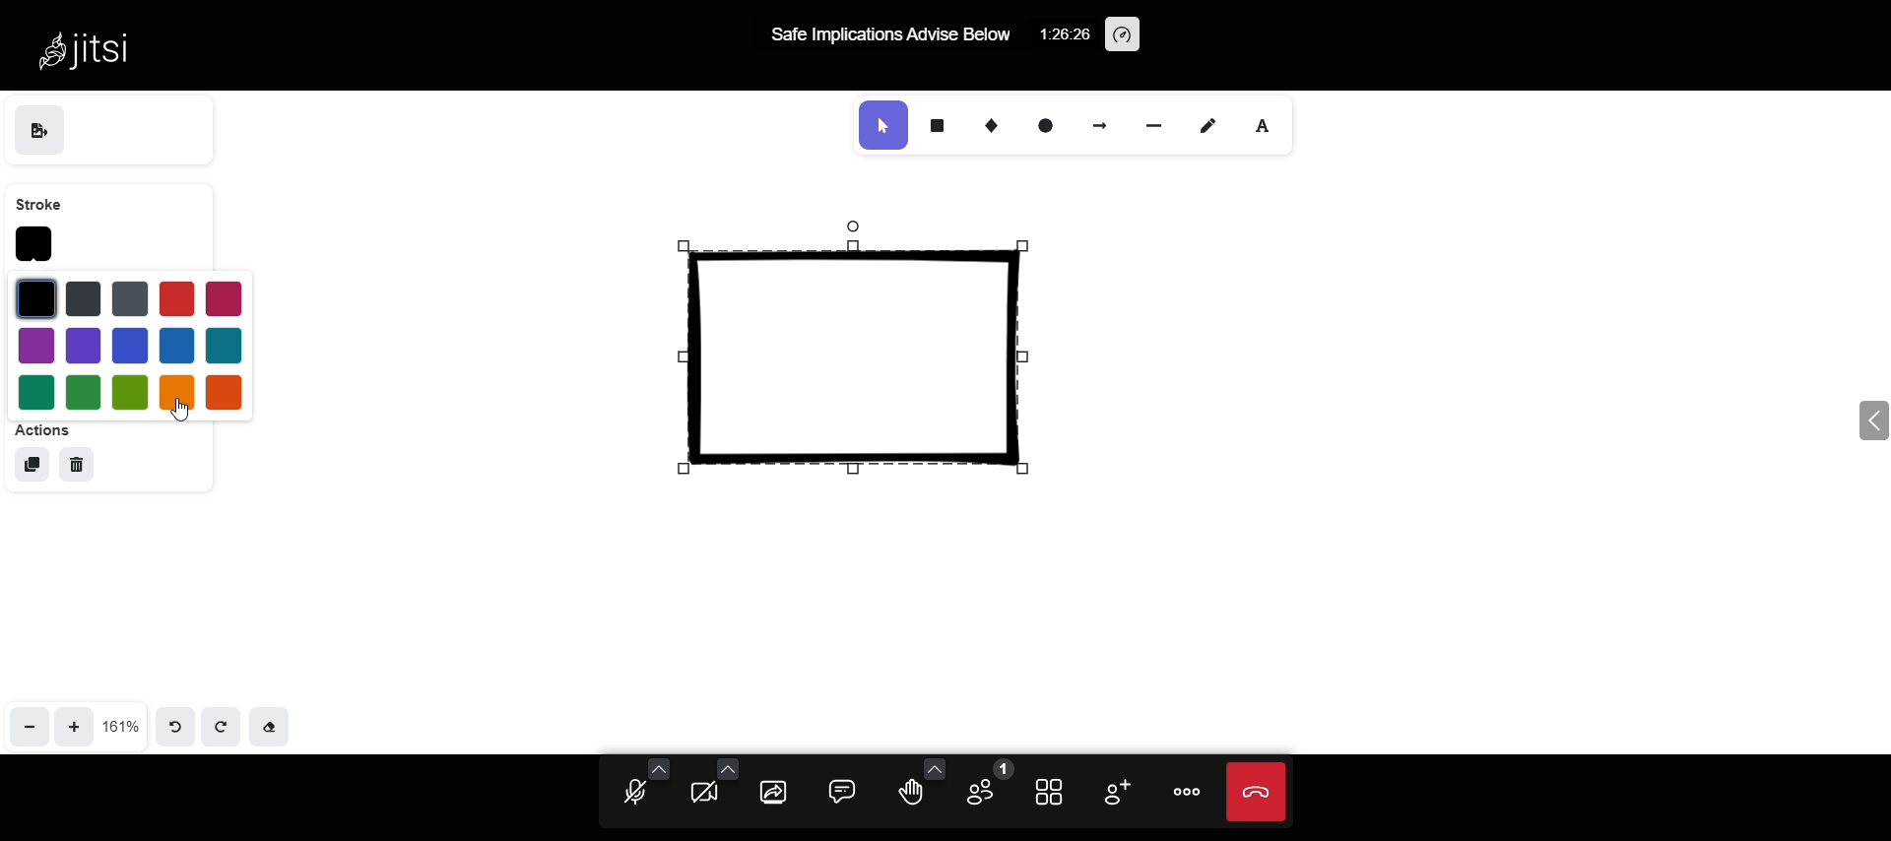 This screenshot has height=841, width=1891. I want to click on ellipse, so click(1041, 122).